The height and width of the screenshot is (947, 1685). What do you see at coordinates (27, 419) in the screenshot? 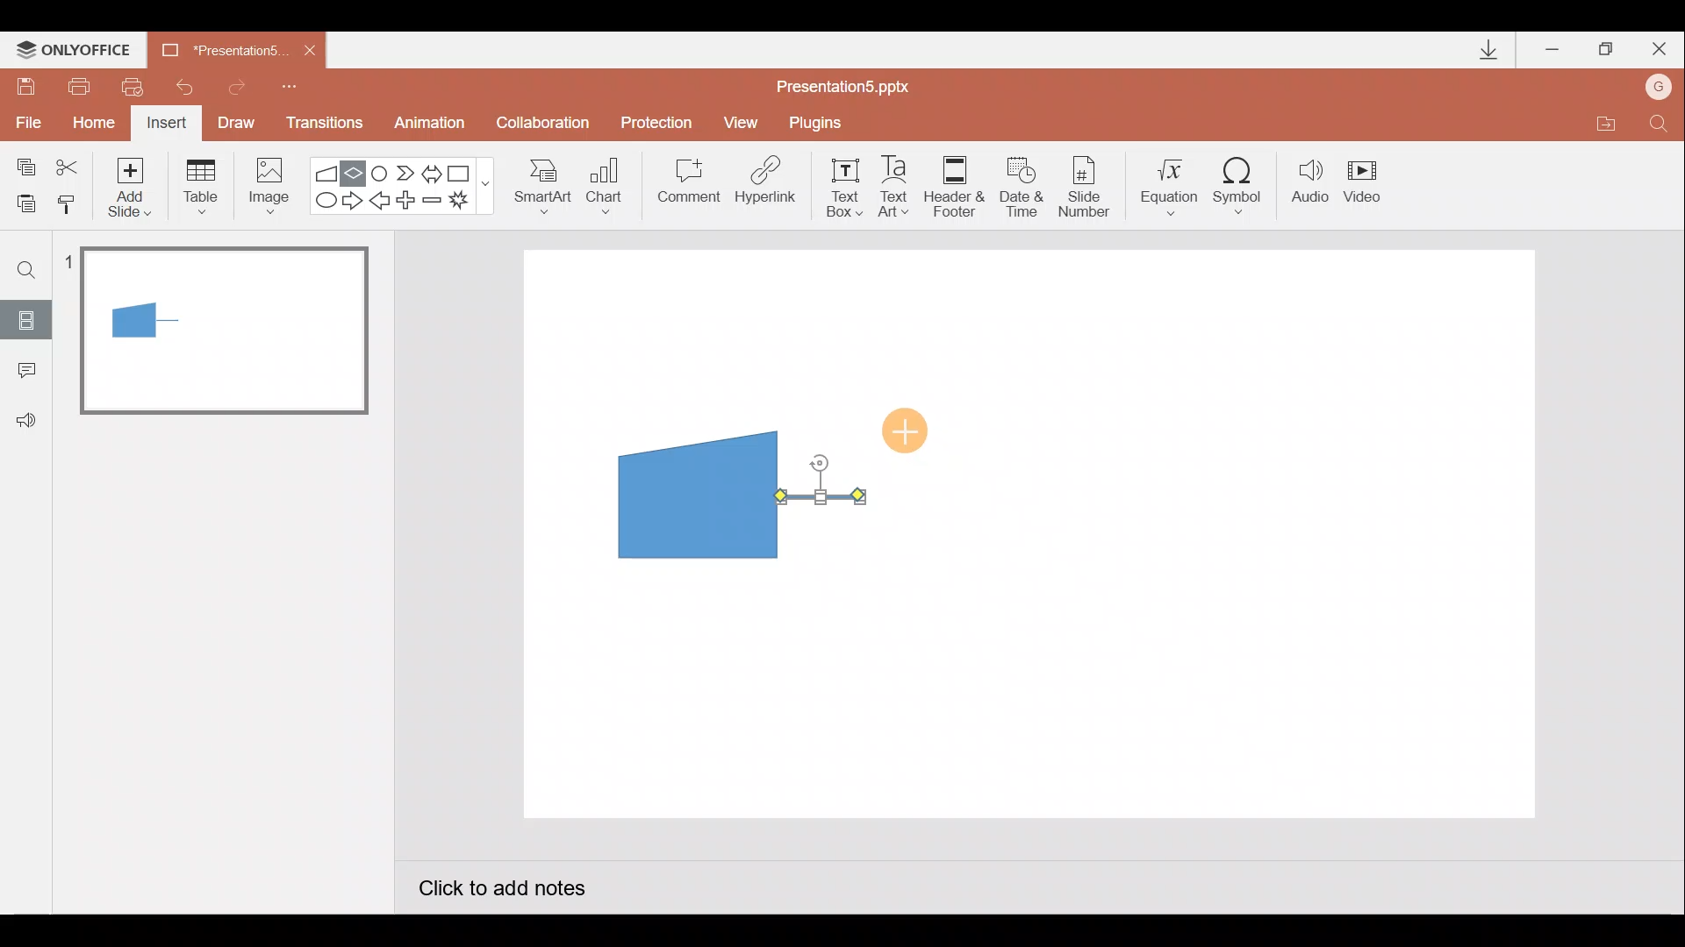
I see `Feedback & support` at bounding box center [27, 419].